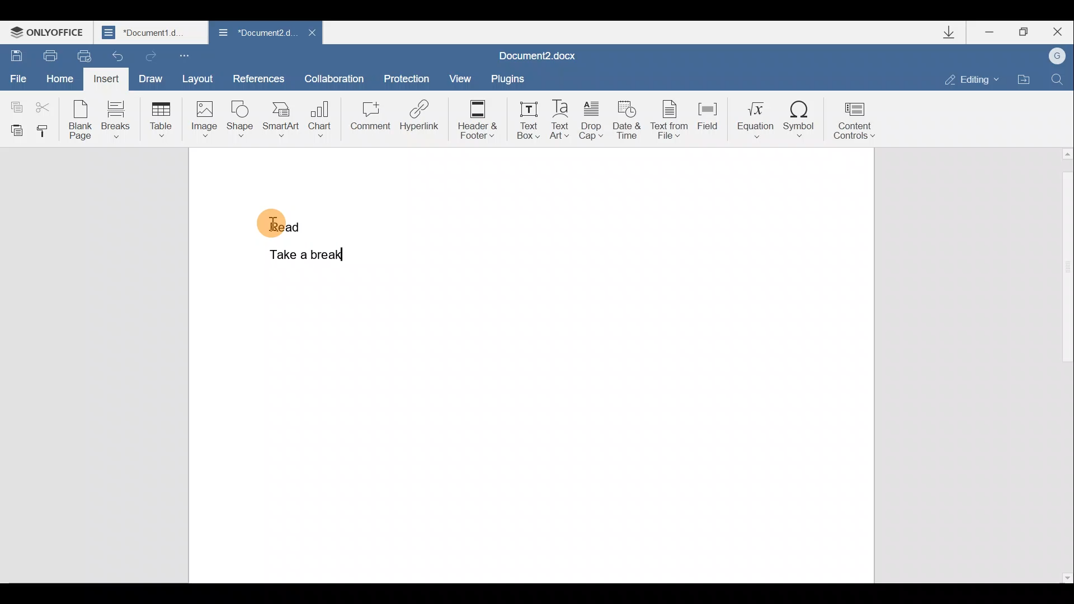 The height and width of the screenshot is (604, 1074). I want to click on Paste, so click(15, 130).